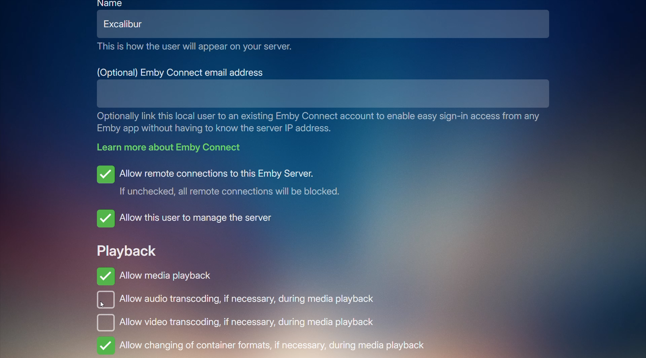 This screenshot has width=646, height=358. Describe the element at coordinates (322, 122) in the screenshot. I see `Optionally link this local user to an existing Emby Connect account to enable easy sign-in access from any
Emby app without having to know the server IP address.` at that location.